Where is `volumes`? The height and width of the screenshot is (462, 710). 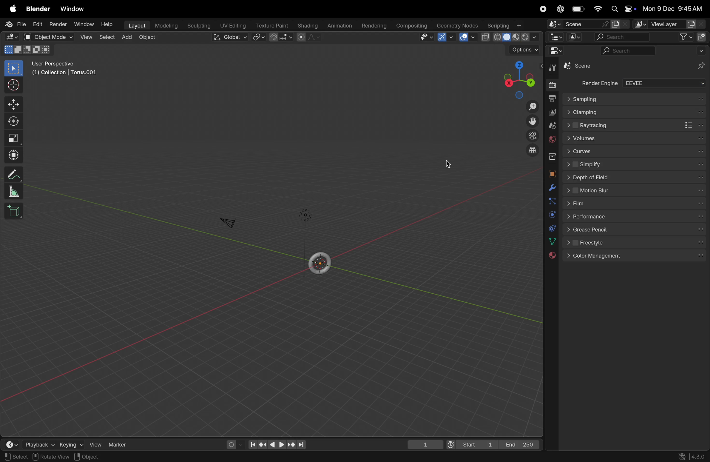 volumes is located at coordinates (633, 138).